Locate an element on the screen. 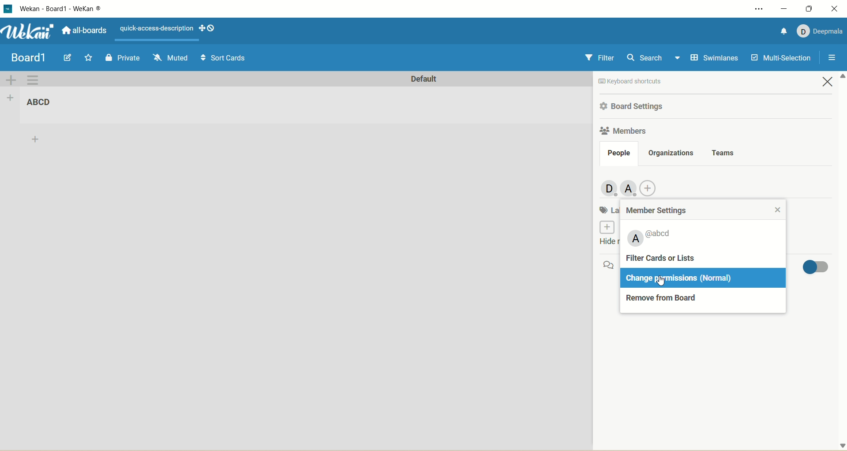 This screenshot has width=847, height=451. add is located at coordinates (36, 141).